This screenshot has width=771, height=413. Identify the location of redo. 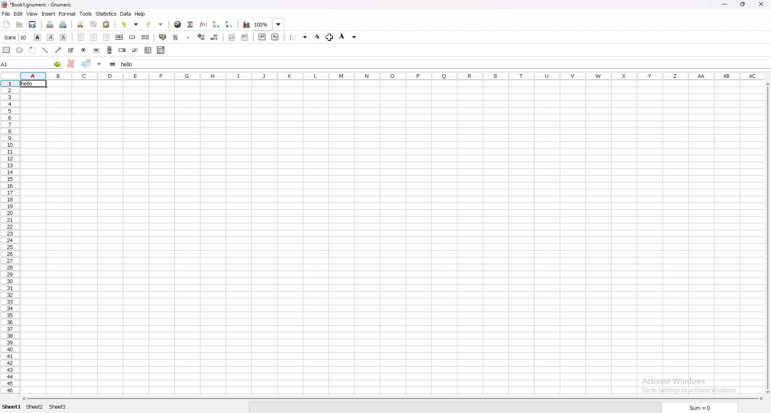
(154, 24).